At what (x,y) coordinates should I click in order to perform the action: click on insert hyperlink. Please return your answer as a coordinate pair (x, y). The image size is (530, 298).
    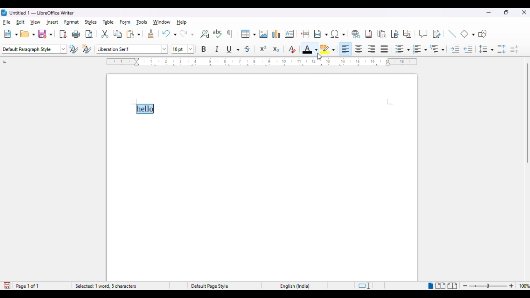
    Looking at the image, I should click on (355, 34).